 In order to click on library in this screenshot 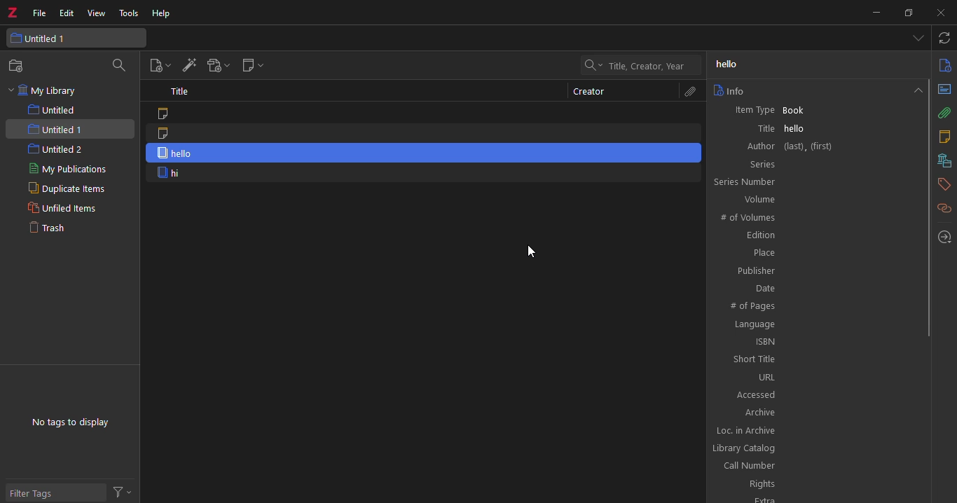, I will do `click(942, 160)`.